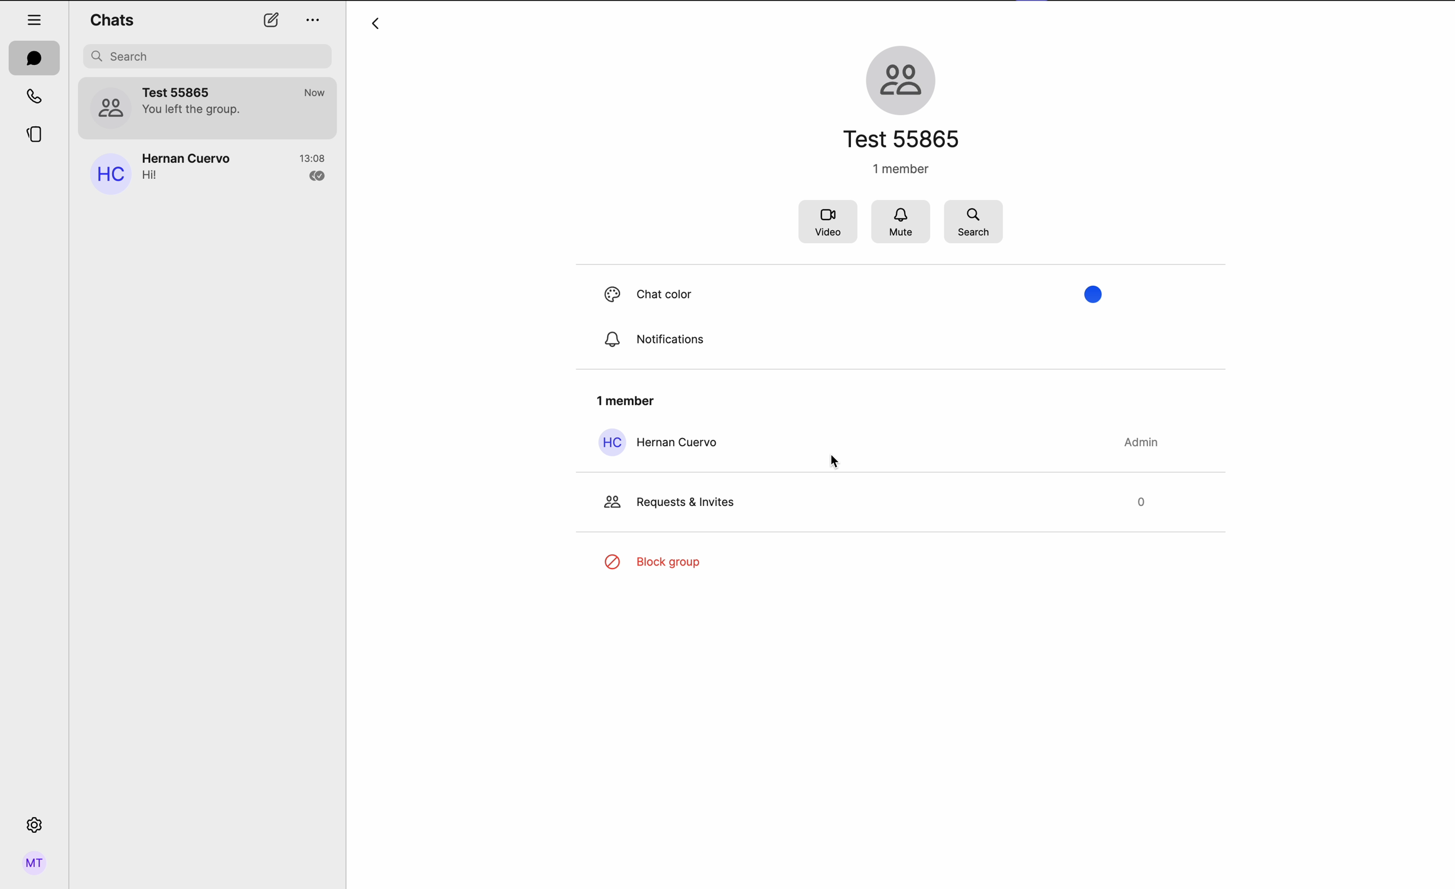 Image resolution: width=1455 pixels, height=889 pixels. Describe the element at coordinates (112, 19) in the screenshot. I see `chats` at that location.